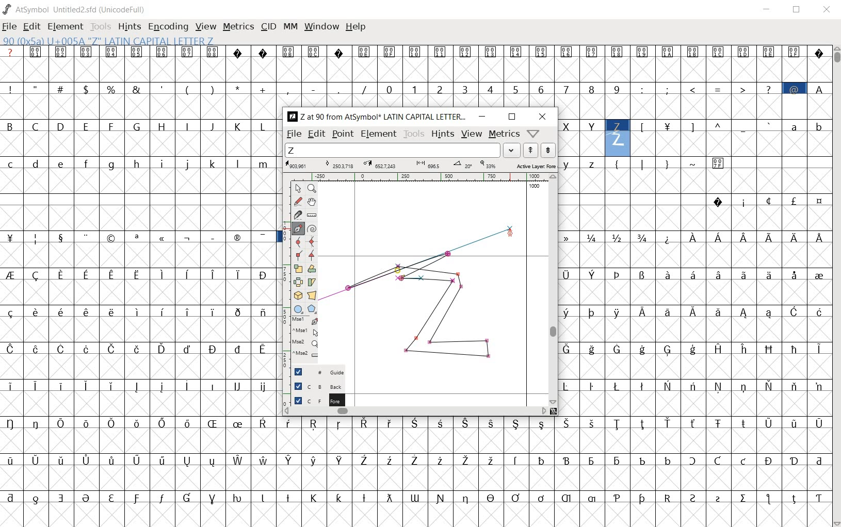  Describe the element at coordinates (554, 472) in the screenshot. I see `glyph characters` at that location.